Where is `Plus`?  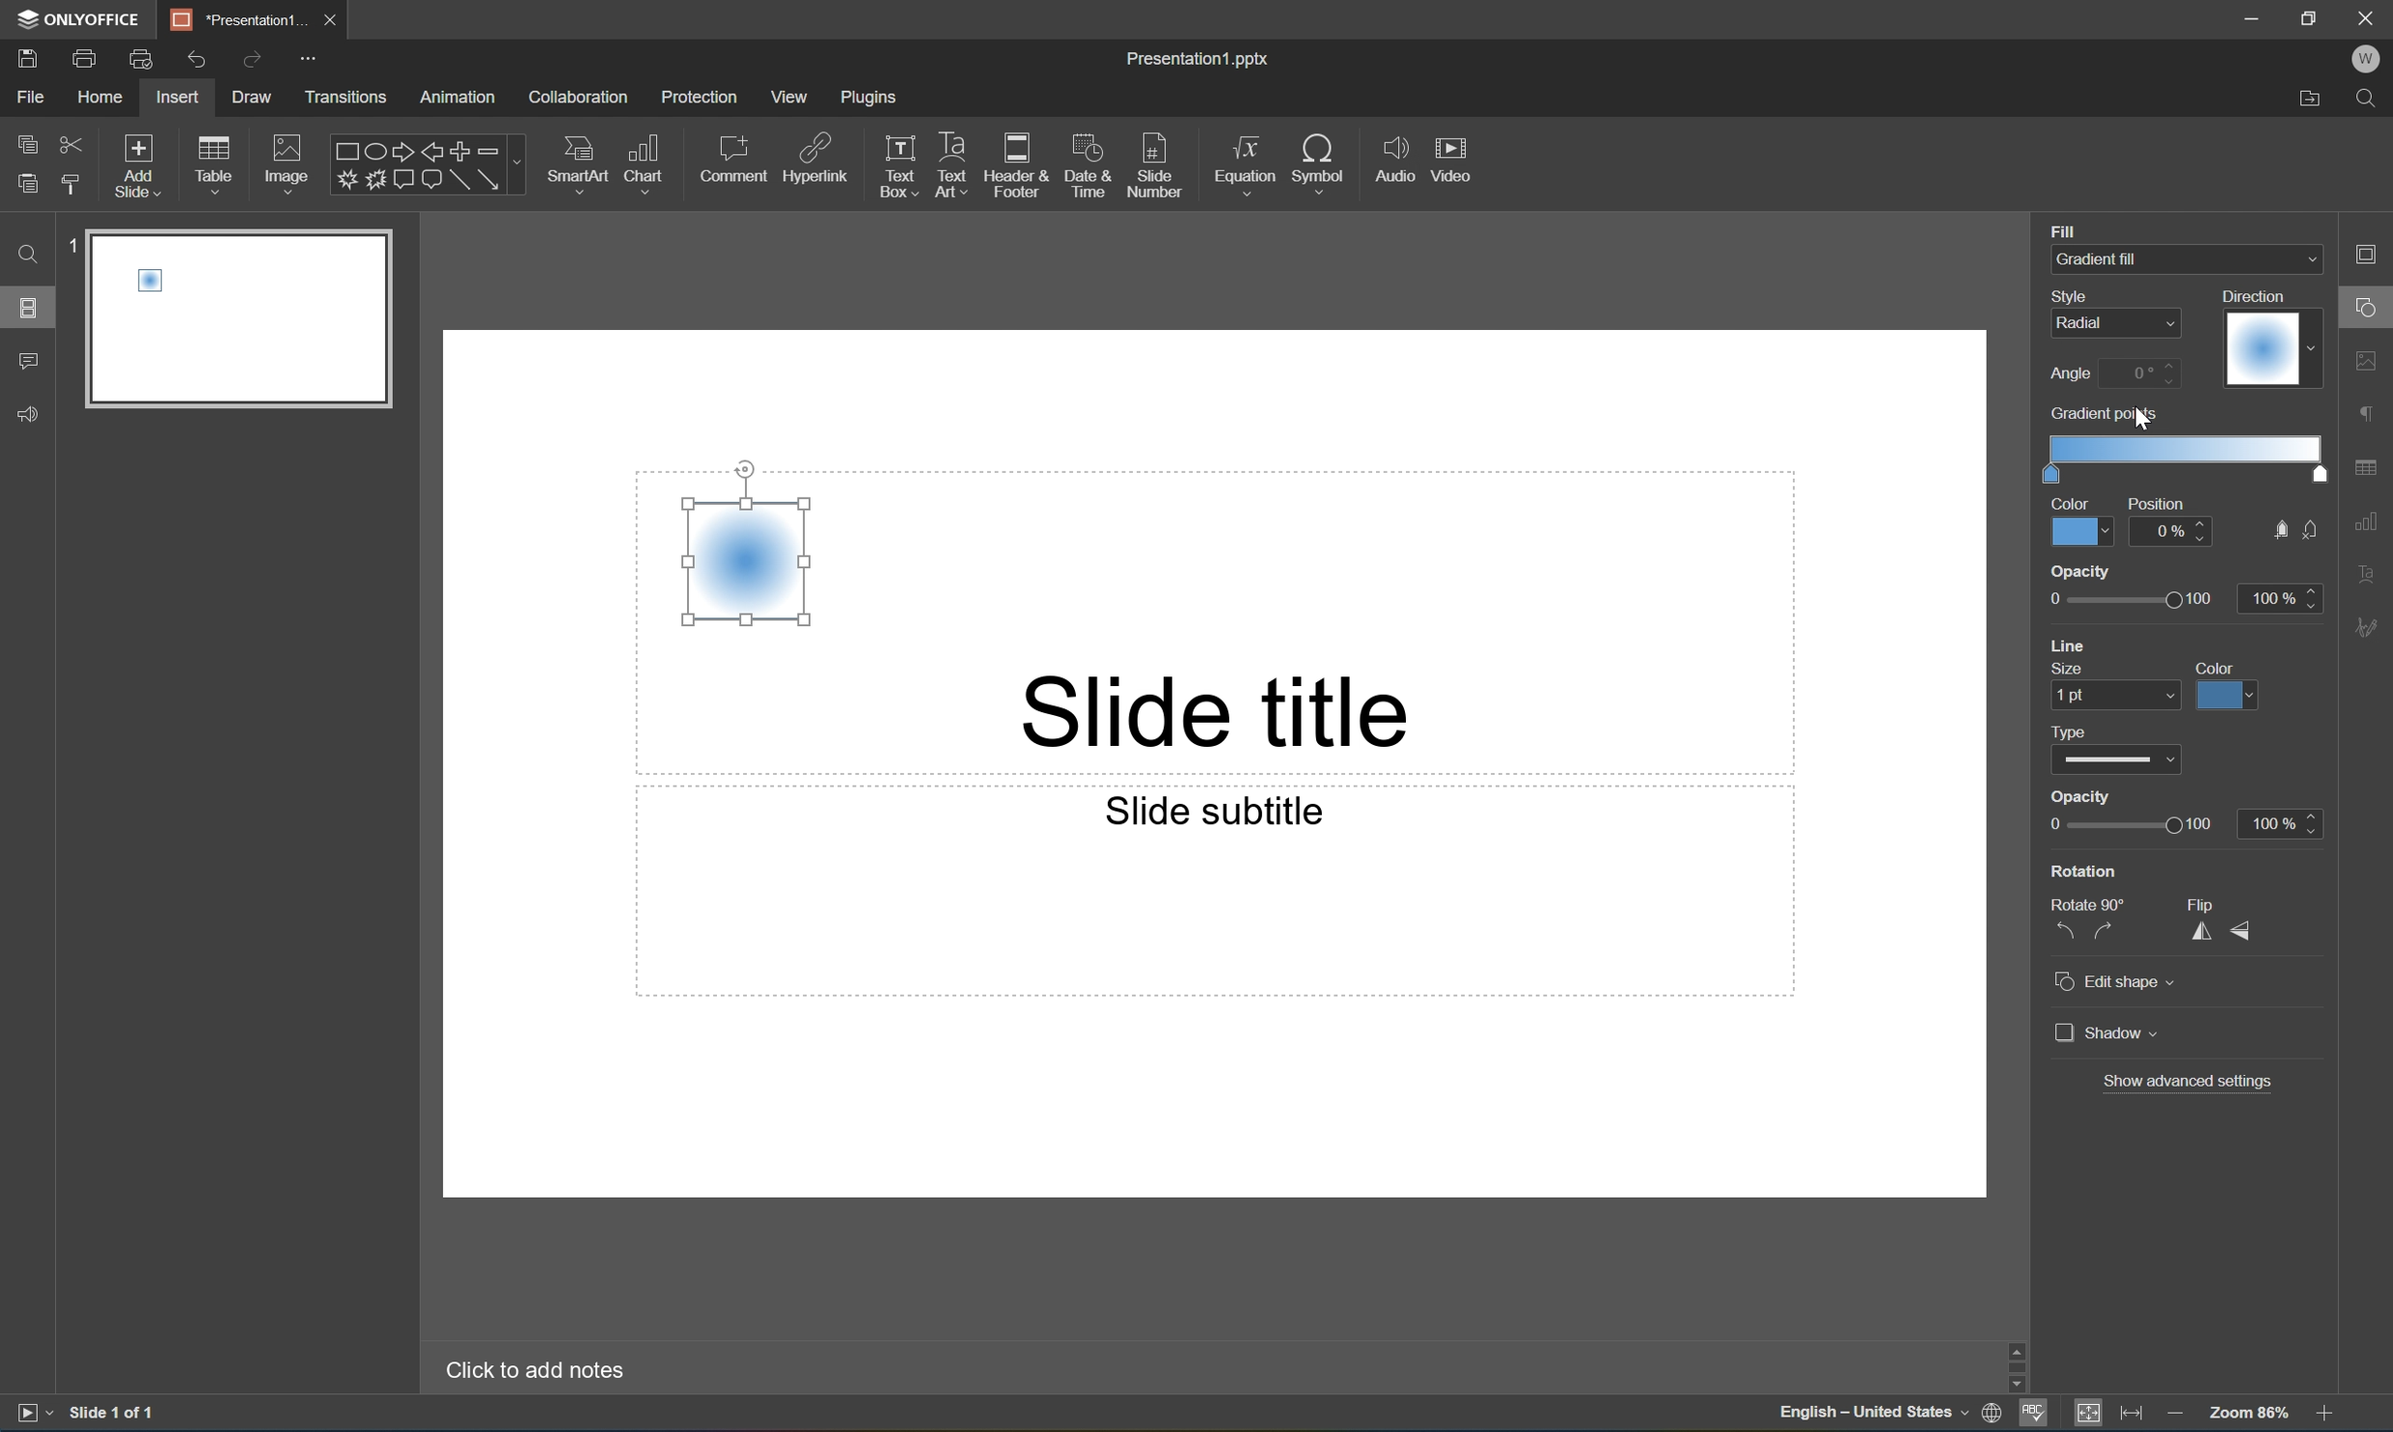 Plus is located at coordinates (461, 151).